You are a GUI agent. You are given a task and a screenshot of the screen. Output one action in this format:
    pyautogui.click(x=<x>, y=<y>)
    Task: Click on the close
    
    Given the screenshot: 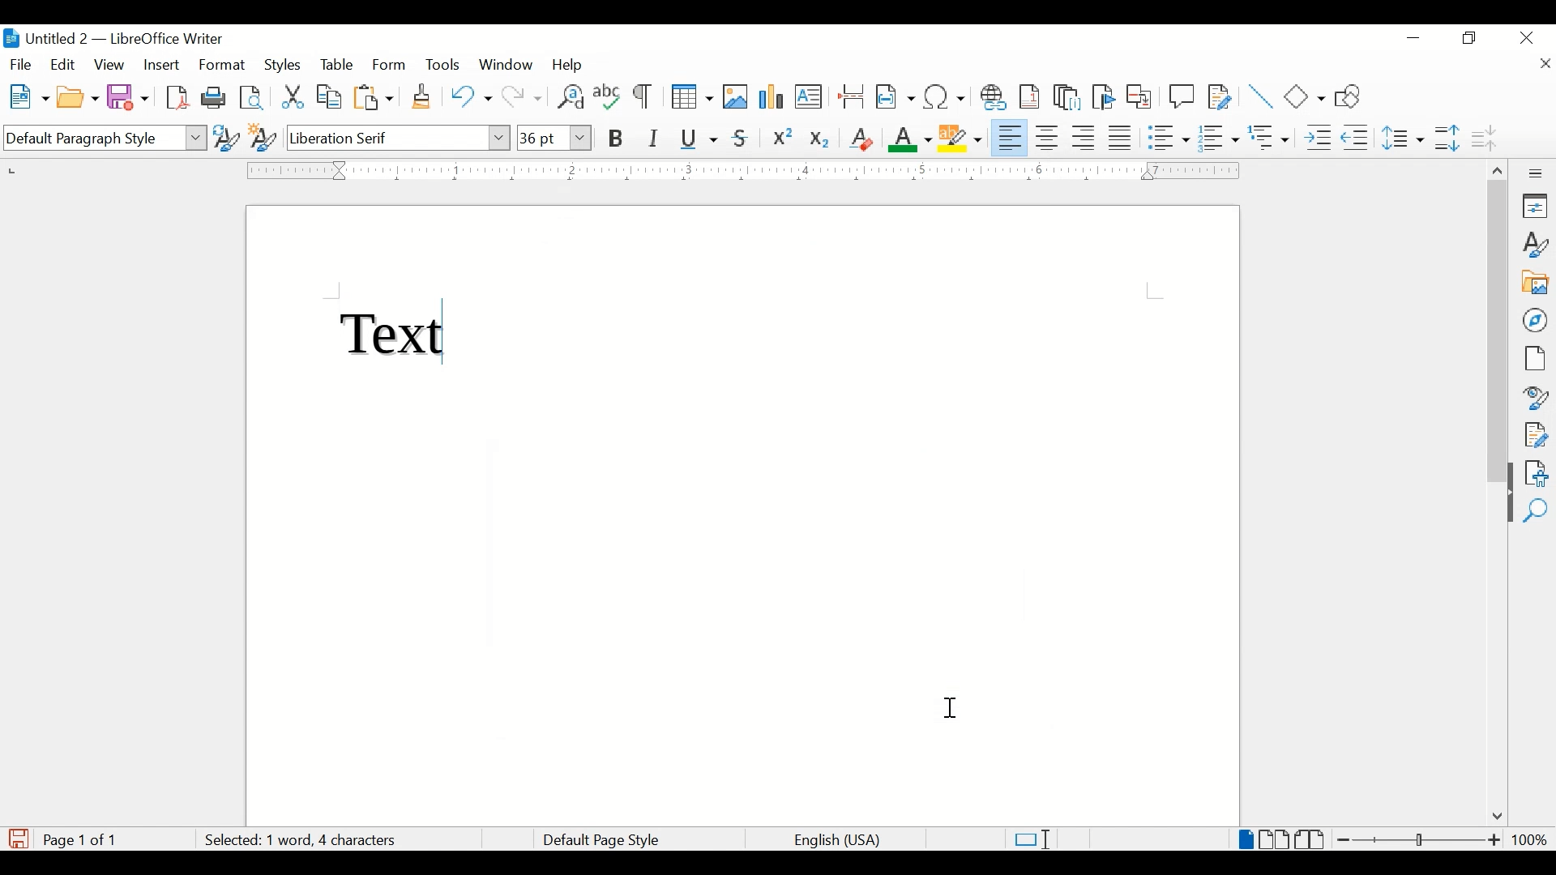 What is the action you would take?
    pyautogui.click(x=1528, y=36)
    